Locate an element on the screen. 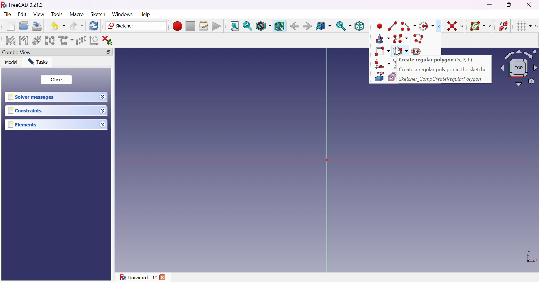 This screenshot has height=282, width=539. Show/hide B-spline information layer is located at coordinates (477, 26).